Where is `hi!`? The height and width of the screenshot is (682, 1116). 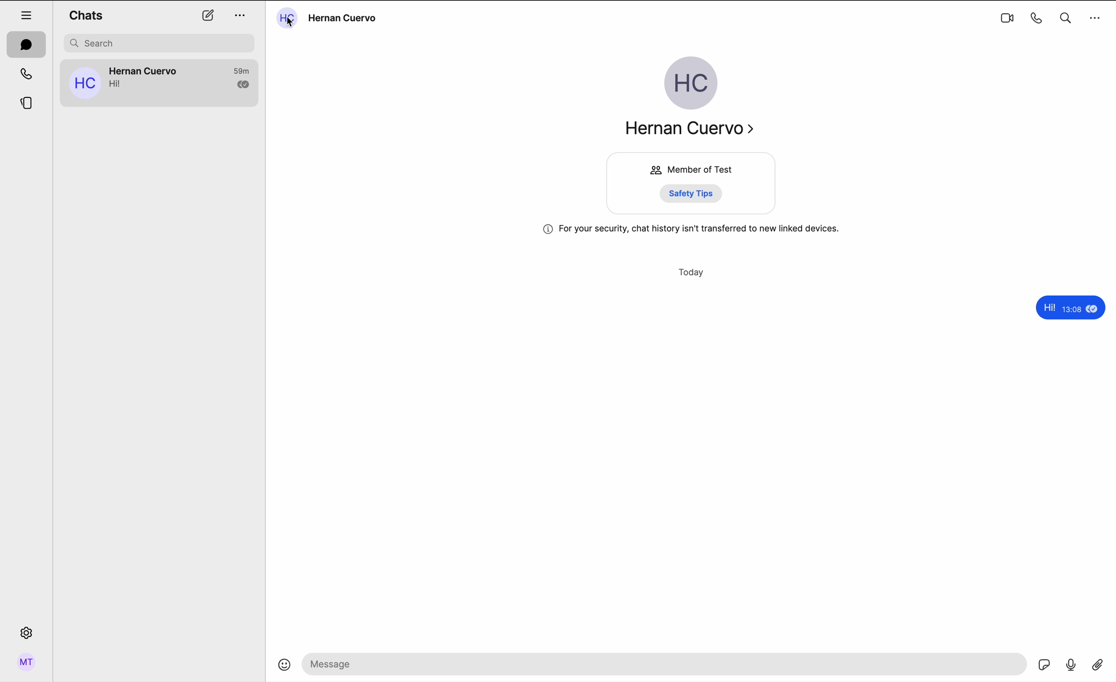 hi! is located at coordinates (1068, 307).